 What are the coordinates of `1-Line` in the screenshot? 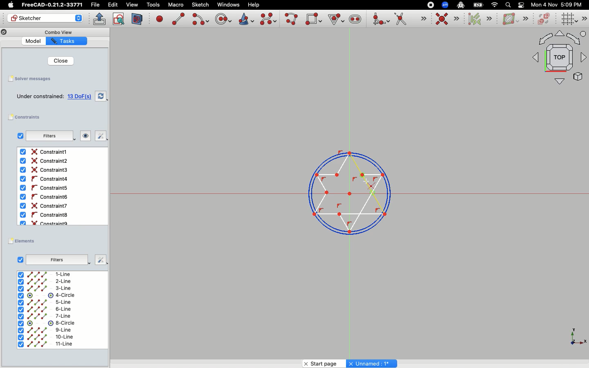 It's located at (48, 274).